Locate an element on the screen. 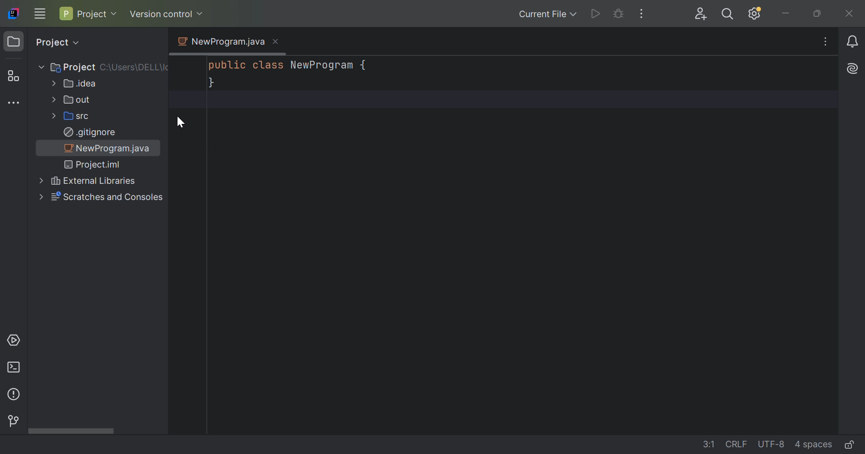 The height and width of the screenshot is (454, 865). Terminal is located at coordinates (13, 368).